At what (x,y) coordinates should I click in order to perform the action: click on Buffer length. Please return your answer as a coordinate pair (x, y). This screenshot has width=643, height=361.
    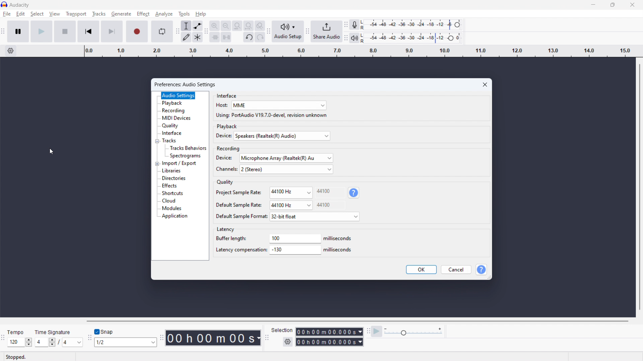
    Looking at the image, I should click on (231, 240).